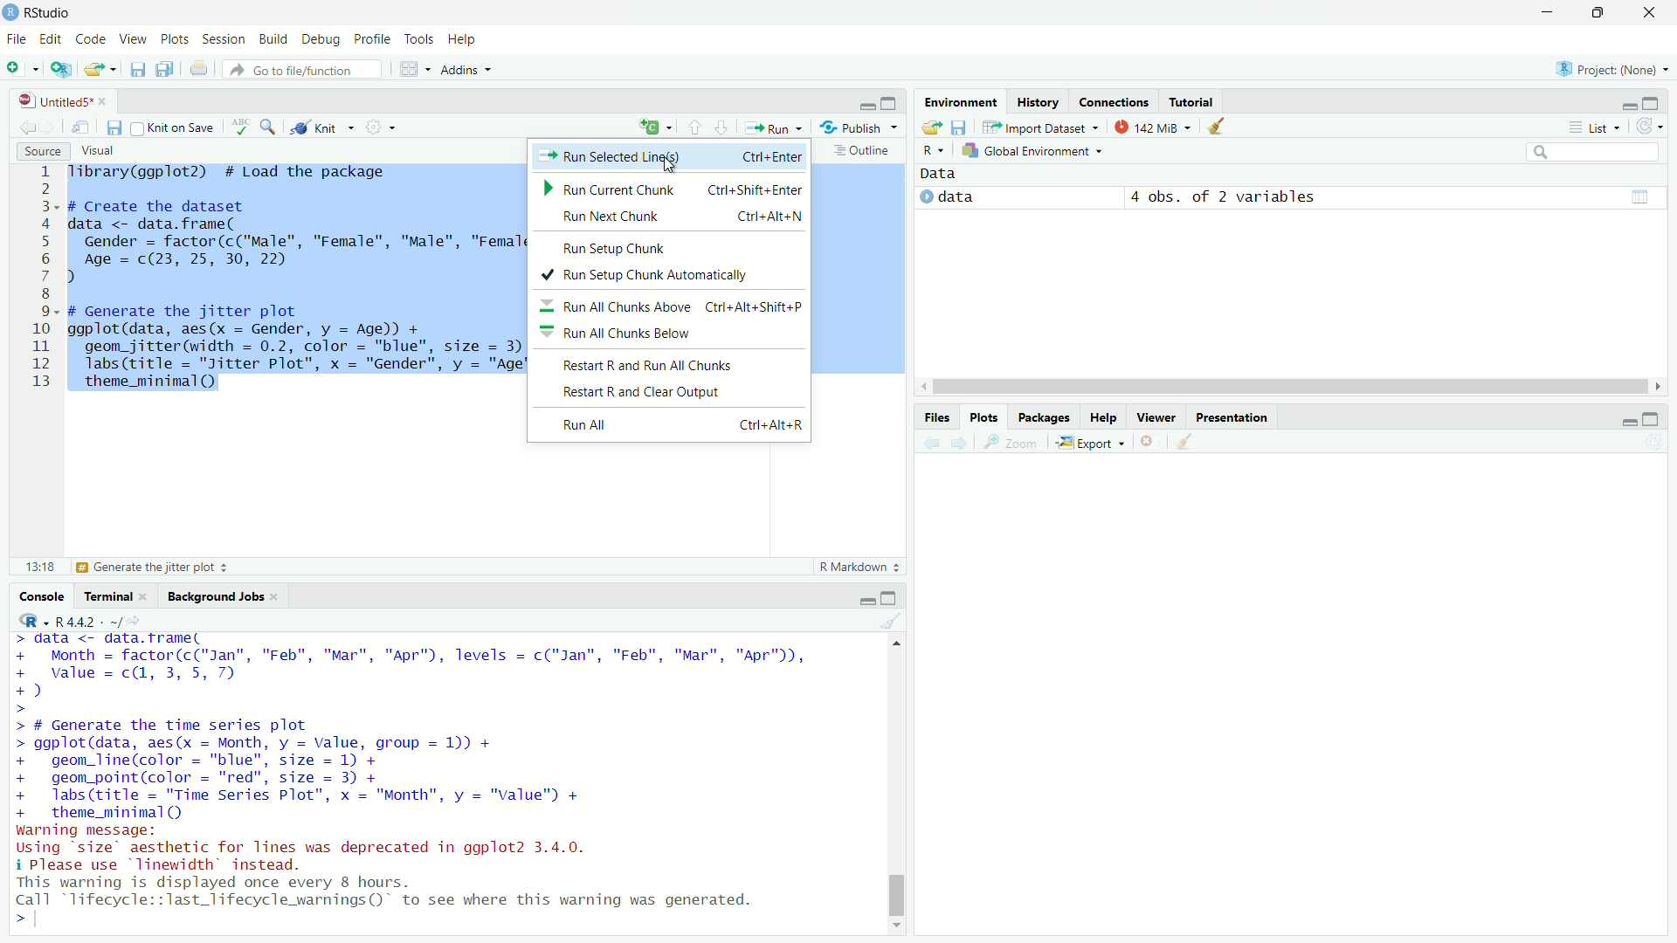 The height and width of the screenshot is (943, 1677). I want to click on addins, so click(466, 69).